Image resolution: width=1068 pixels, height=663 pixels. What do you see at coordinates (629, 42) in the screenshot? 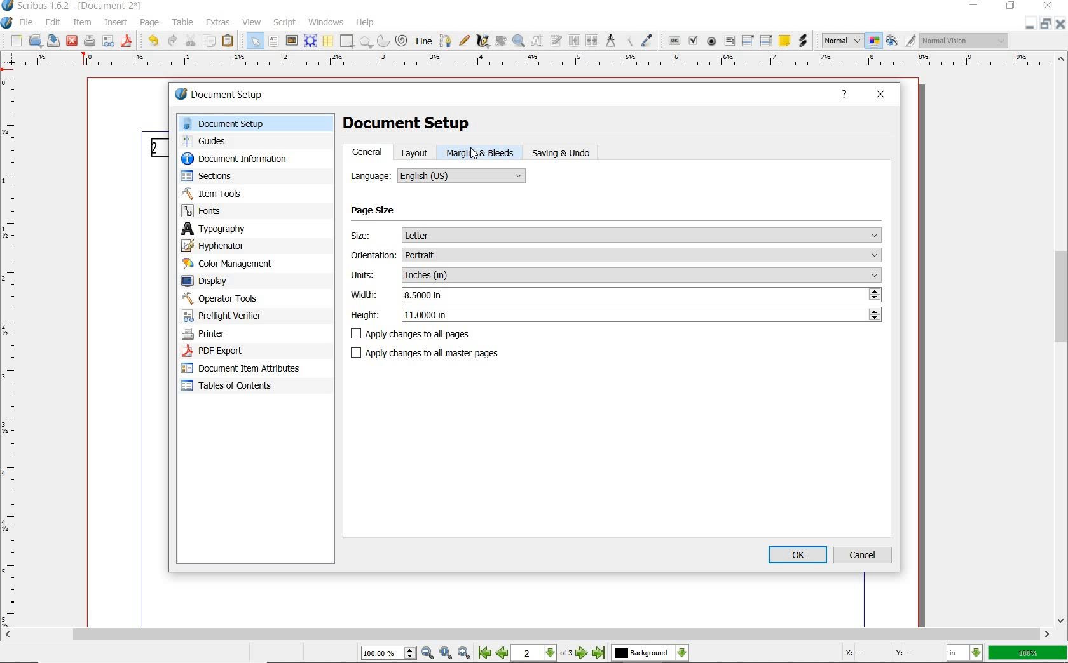
I see `copy item properties` at bounding box center [629, 42].